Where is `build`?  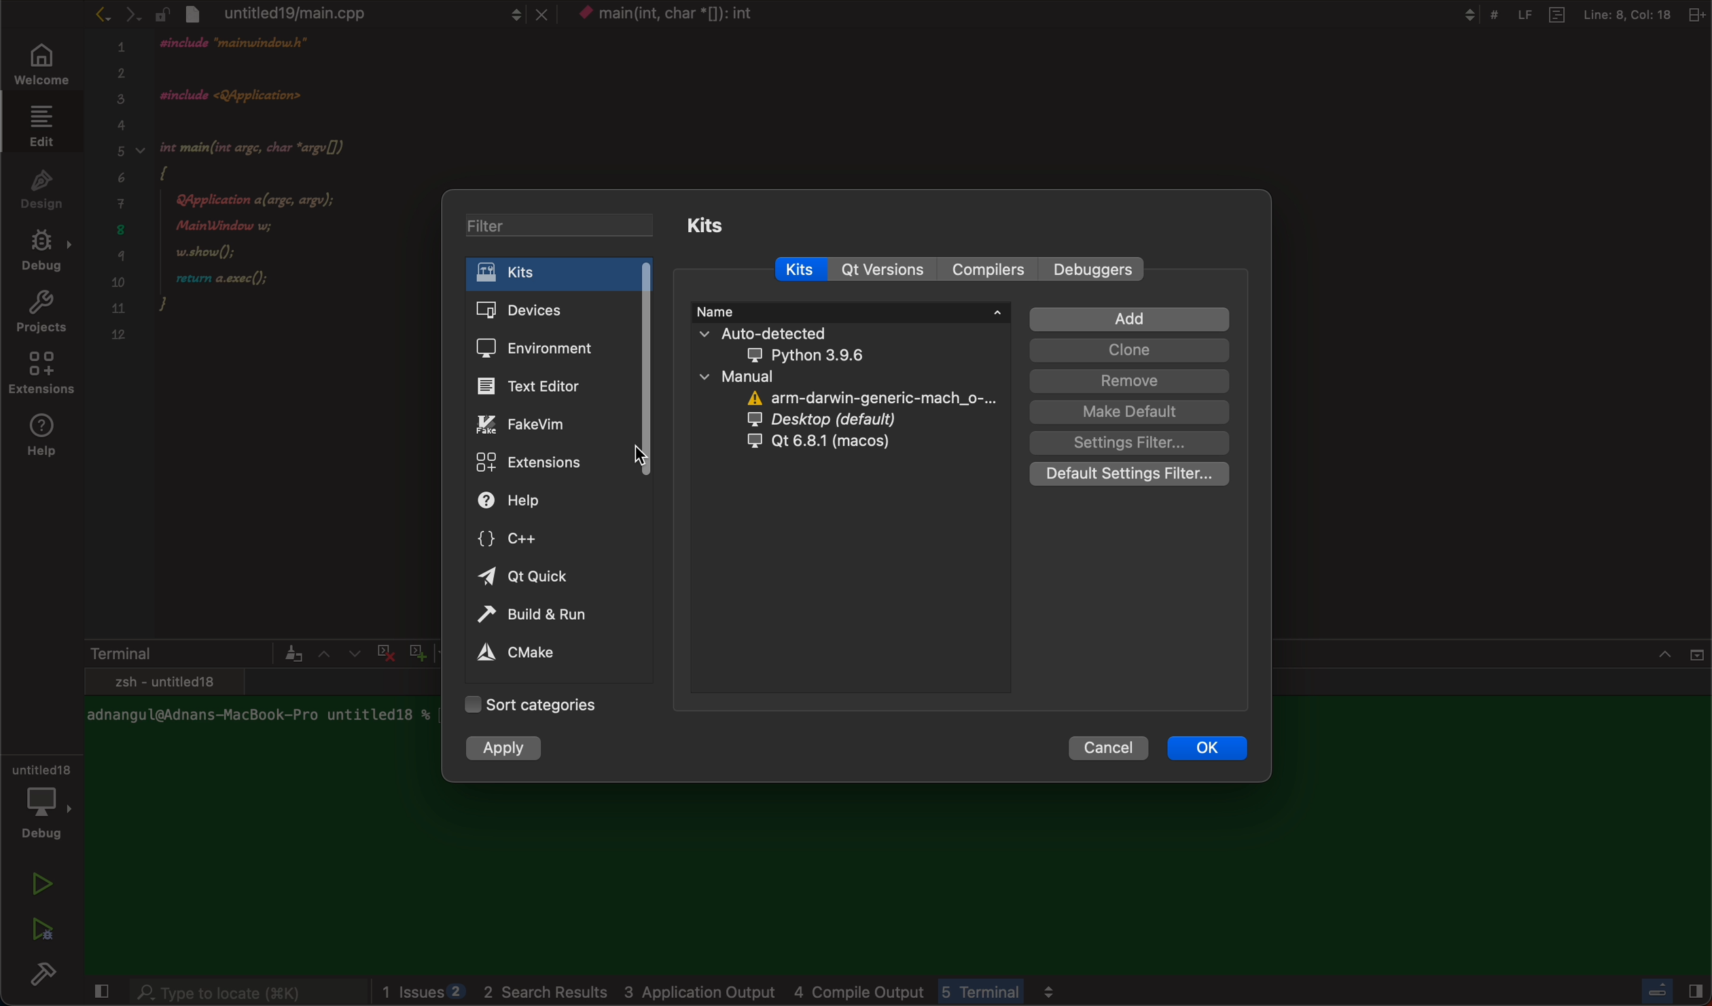 build is located at coordinates (48, 977).